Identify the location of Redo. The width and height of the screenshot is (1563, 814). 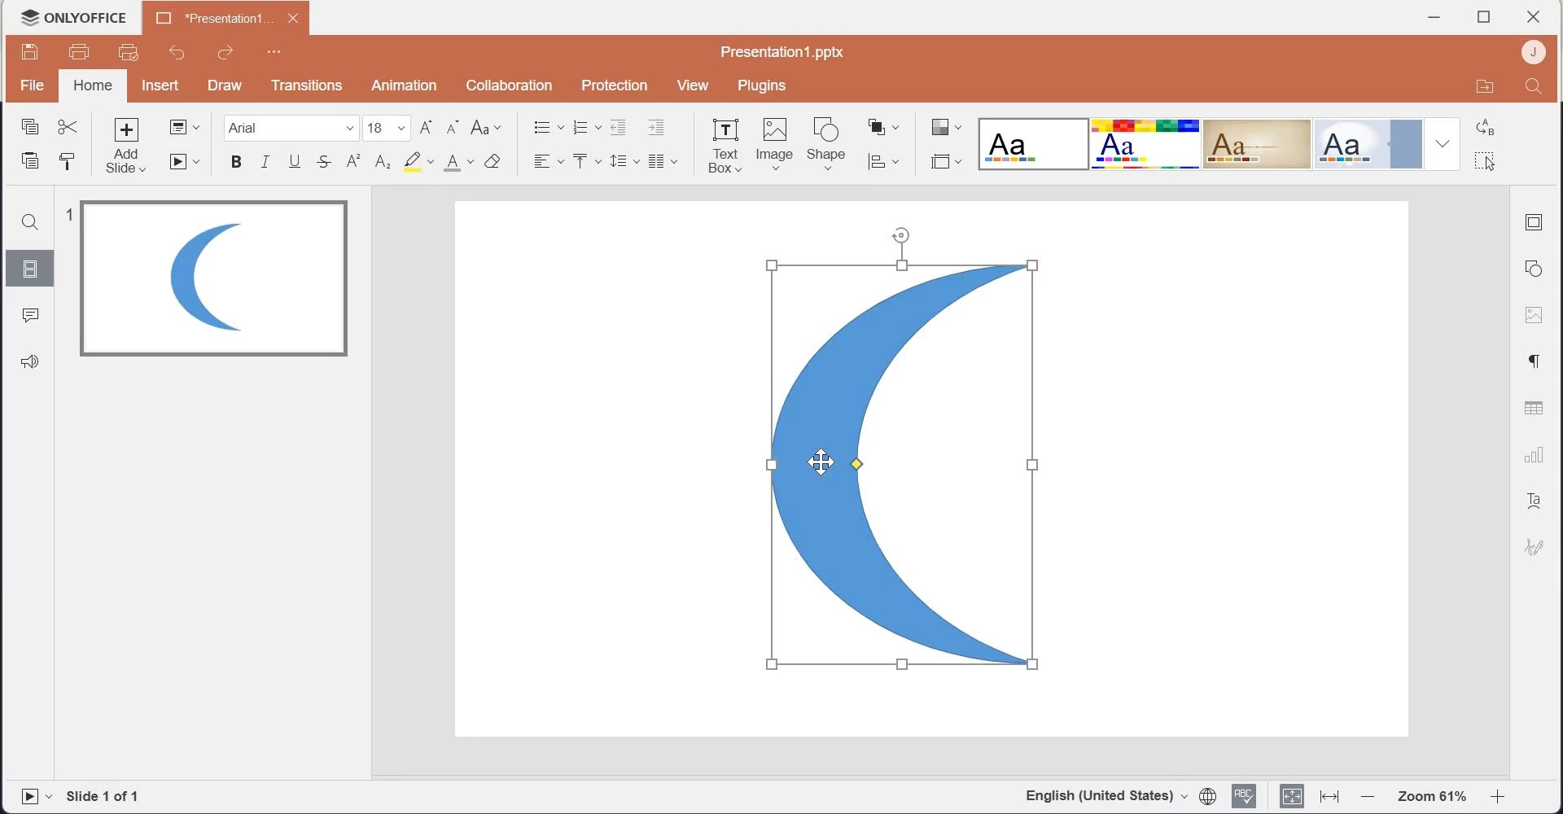
(223, 52).